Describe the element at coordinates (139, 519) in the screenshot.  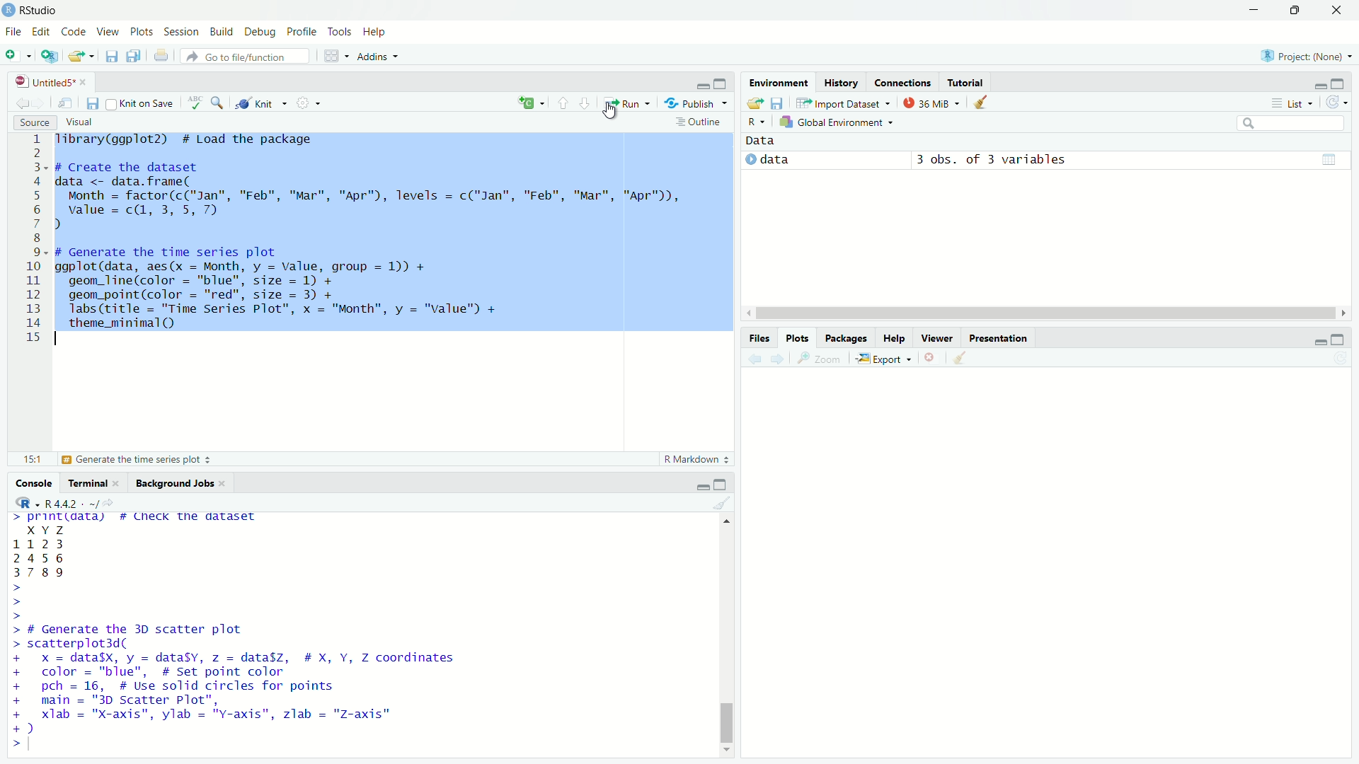
I see `code to print data` at that location.